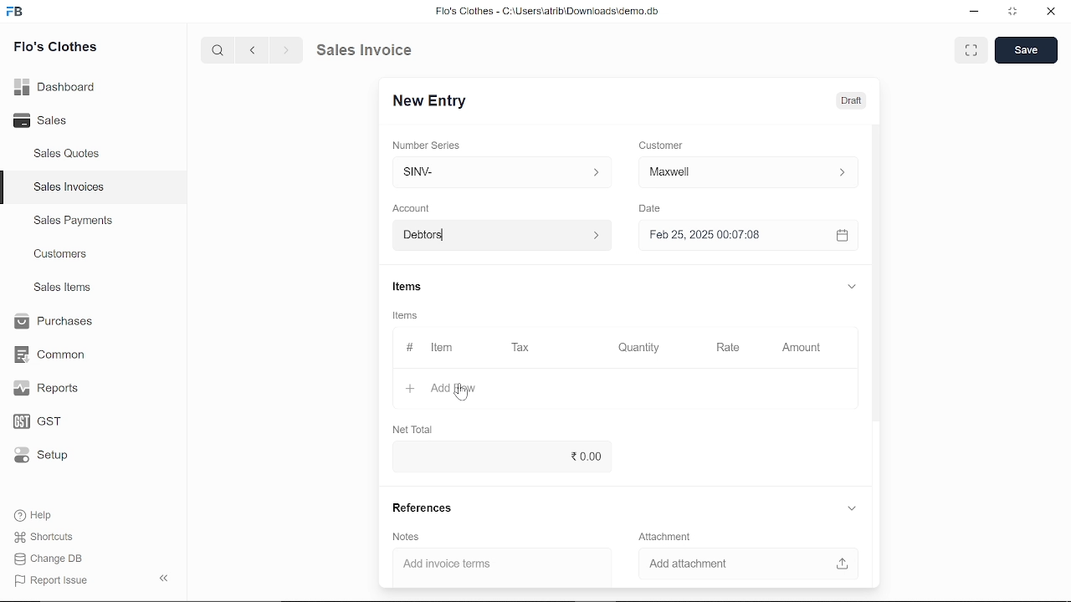 This screenshot has height=602, width=1071. What do you see at coordinates (407, 314) in the screenshot?
I see `Items` at bounding box center [407, 314].